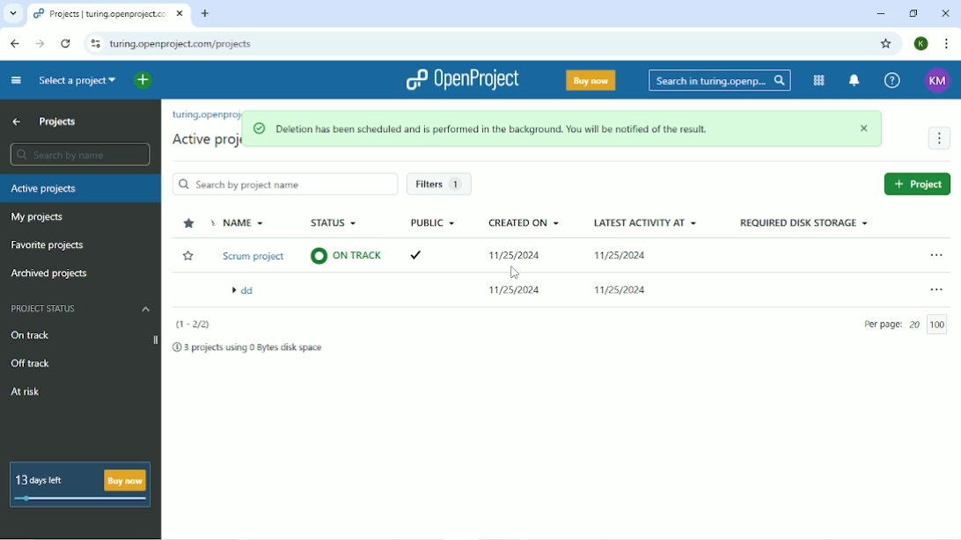  What do you see at coordinates (434, 223) in the screenshot?
I see `Public` at bounding box center [434, 223].